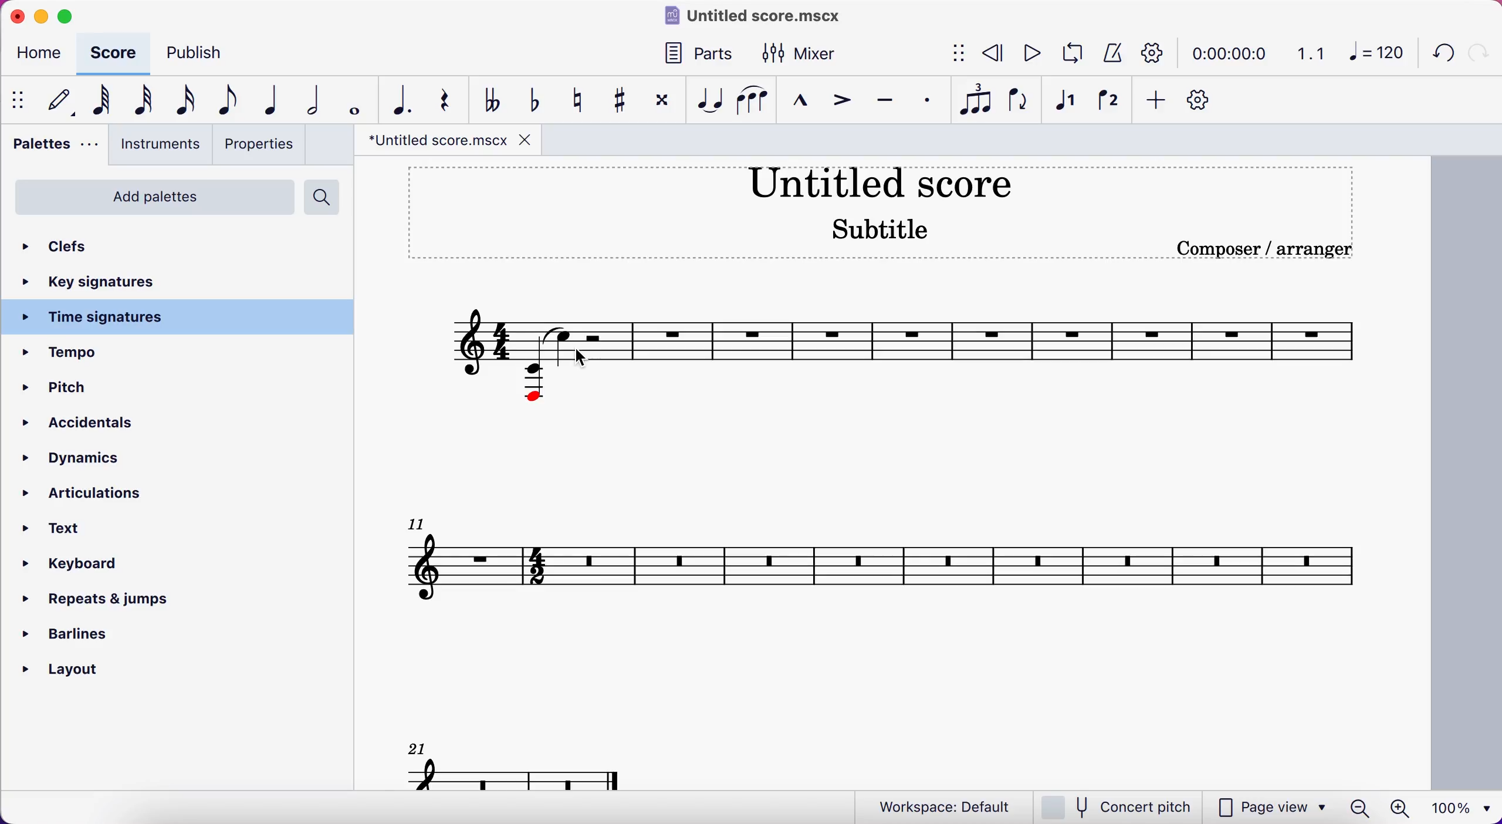  Describe the element at coordinates (69, 528) in the screenshot. I see `text` at that location.